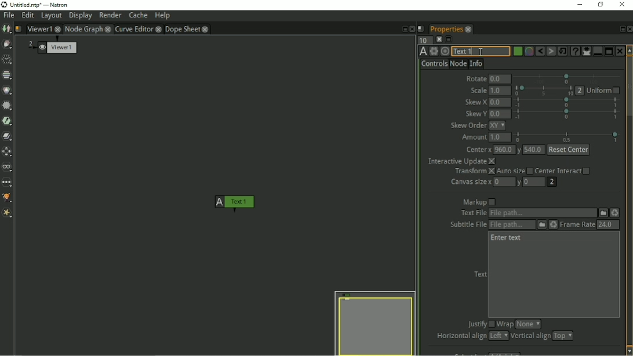 This screenshot has width=633, height=356. What do you see at coordinates (529, 52) in the screenshot?
I see `Overlay color` at bounding box center [529, 52].